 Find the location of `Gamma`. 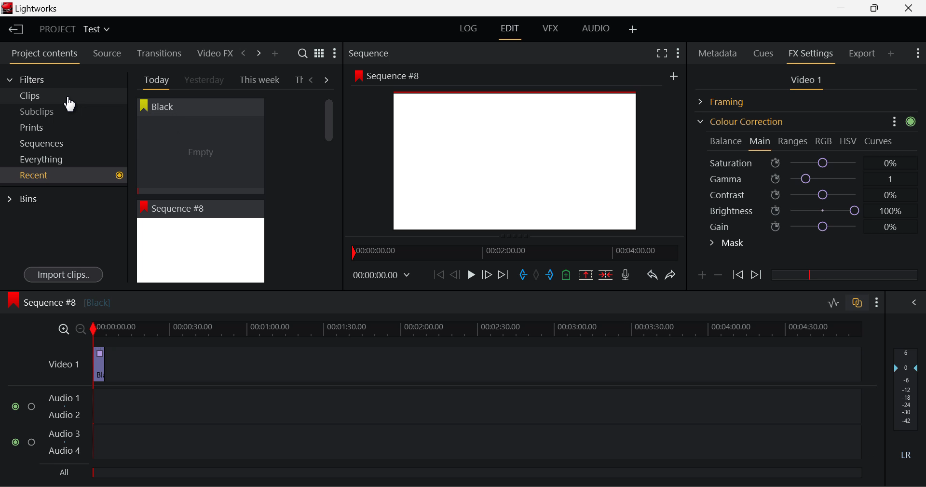

Gamma is located at coordinates (808, 179).